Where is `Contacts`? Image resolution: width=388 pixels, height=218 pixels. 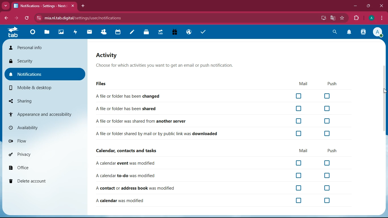 Contacts is located at coordinates (104, 32).